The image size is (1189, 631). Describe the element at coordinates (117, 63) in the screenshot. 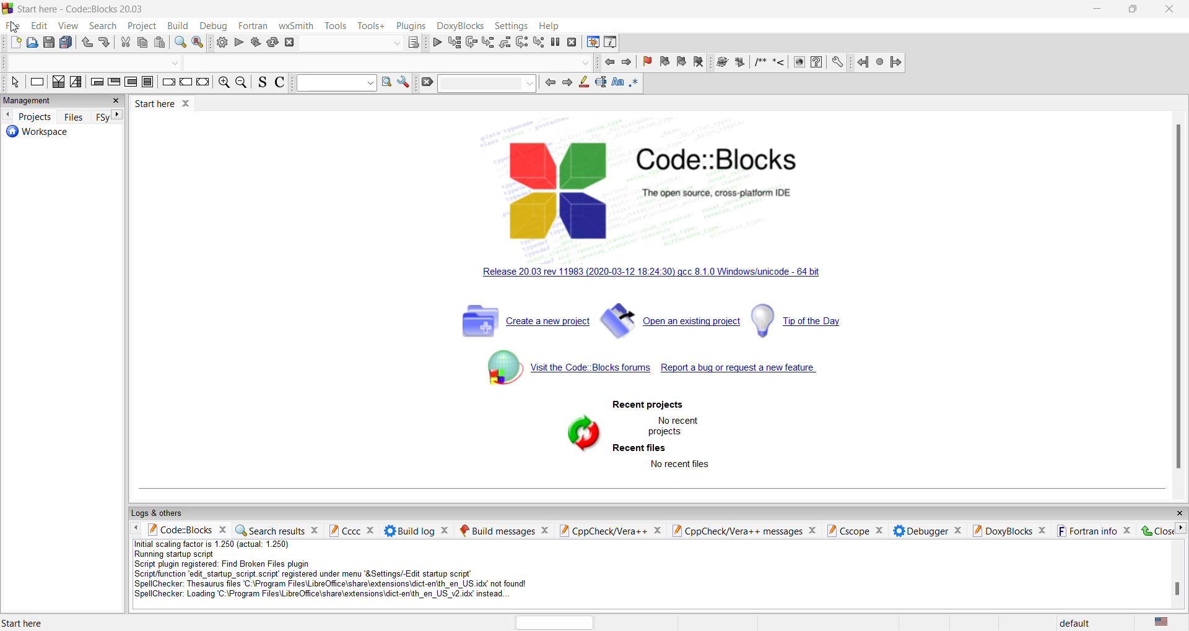

I see `search` at that location.